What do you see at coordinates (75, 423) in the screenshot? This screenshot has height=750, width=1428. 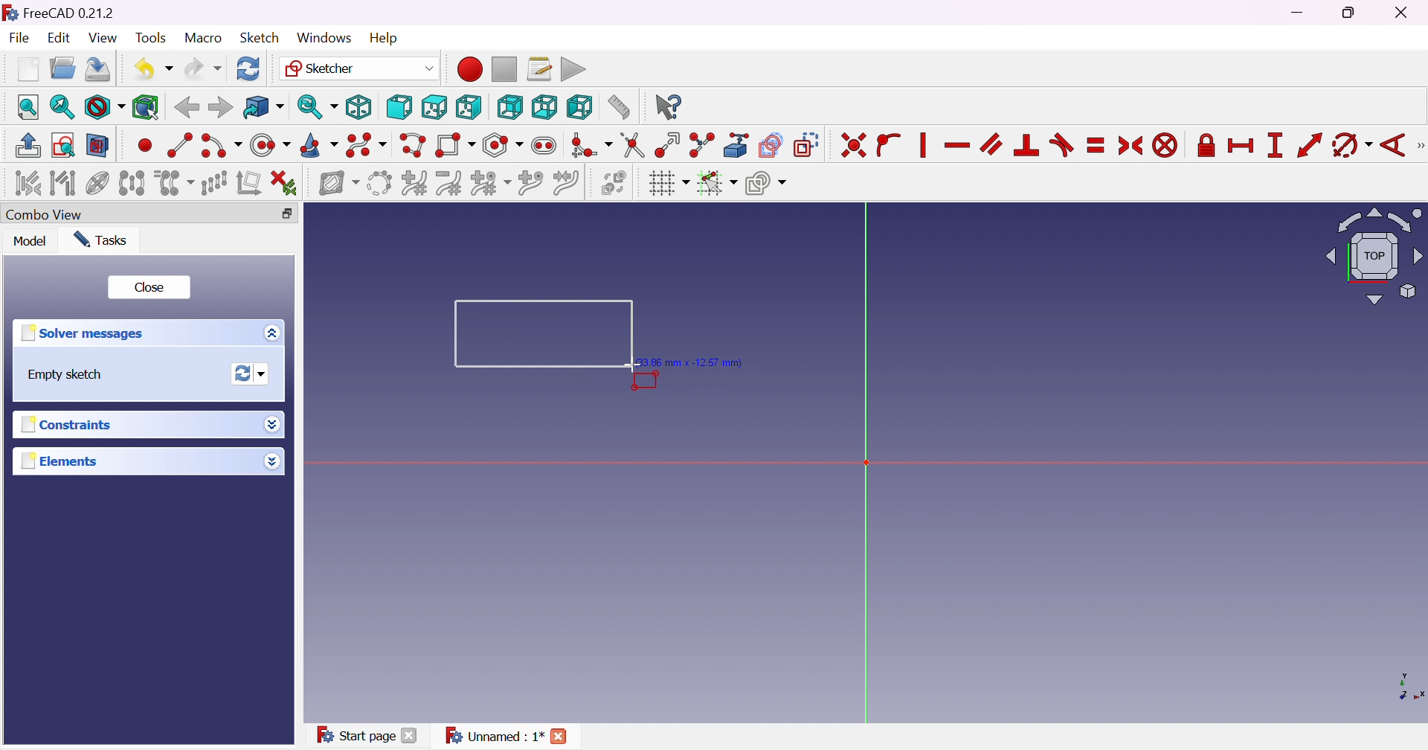 I see `Constraints` at bounding box center [75, 423].